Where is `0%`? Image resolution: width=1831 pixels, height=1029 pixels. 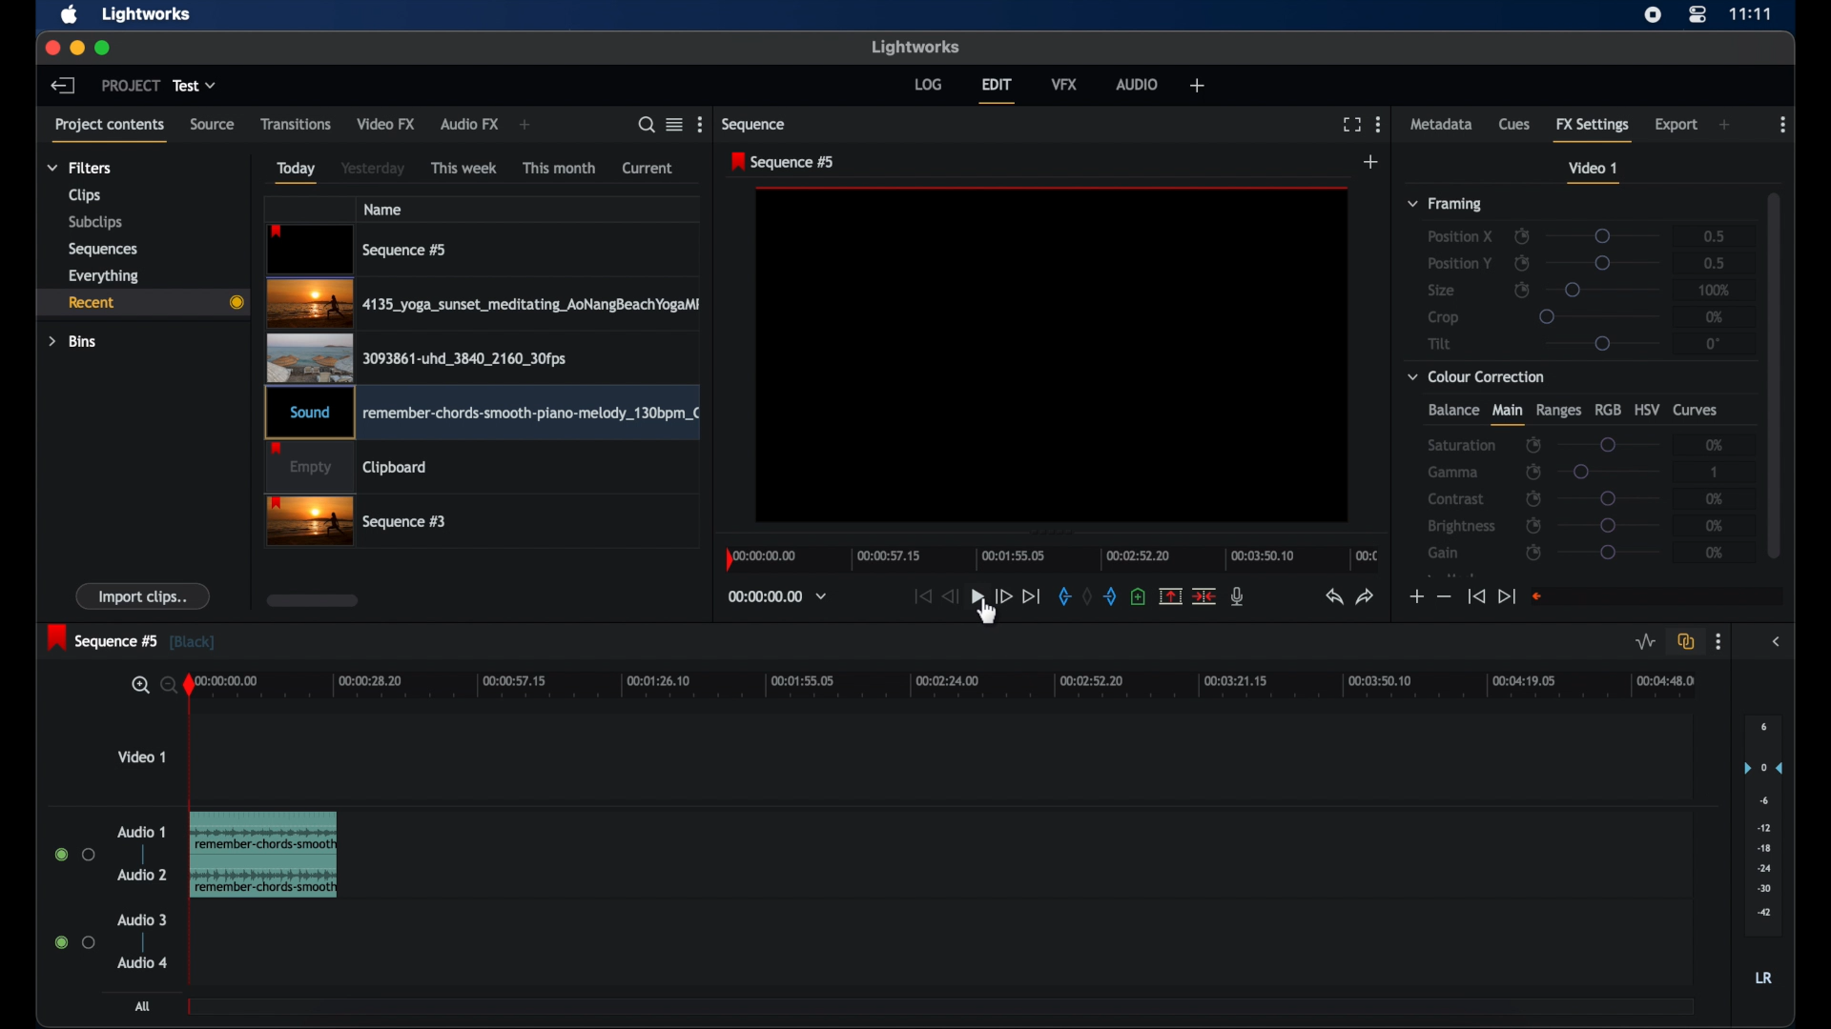 0% is located at coordinates (1716, 553).